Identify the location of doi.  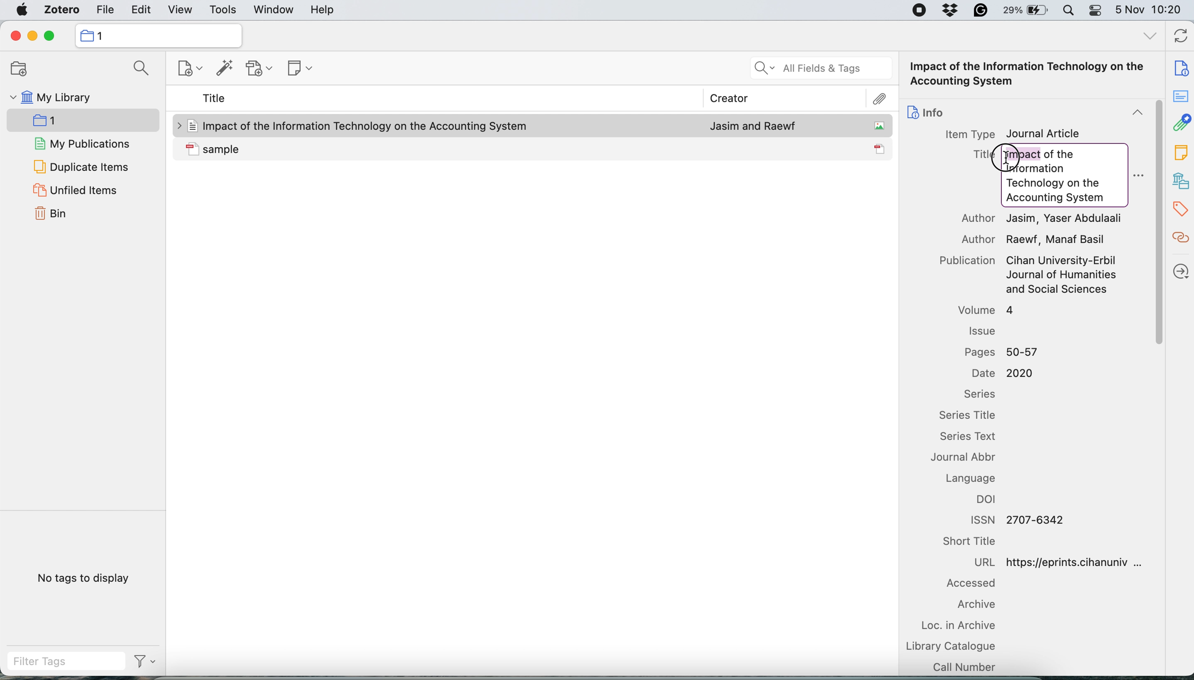
(988, 499).